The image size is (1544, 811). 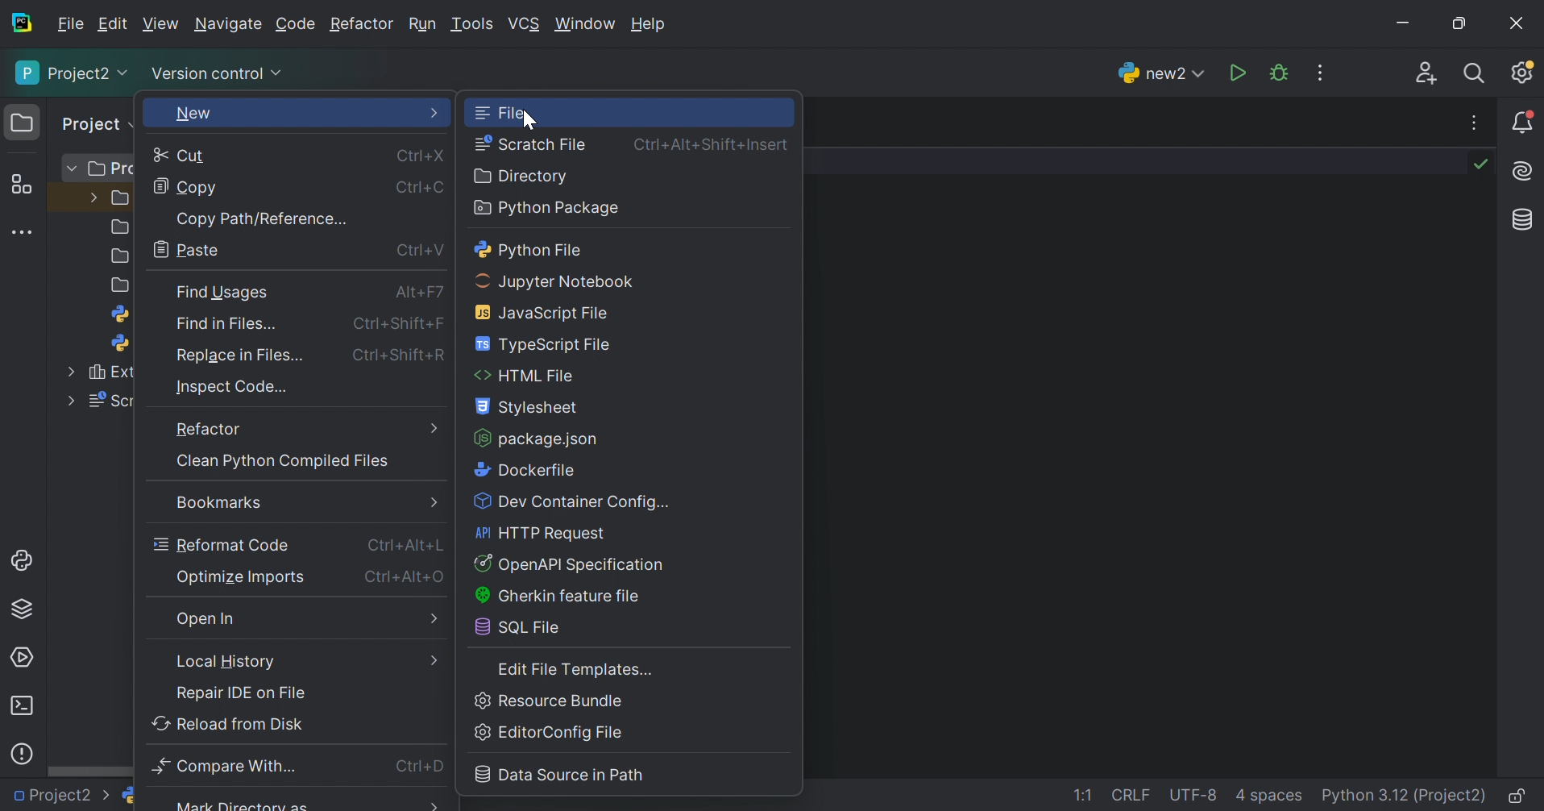 I want to click on Alt+F7, so click(x=417, y=295).